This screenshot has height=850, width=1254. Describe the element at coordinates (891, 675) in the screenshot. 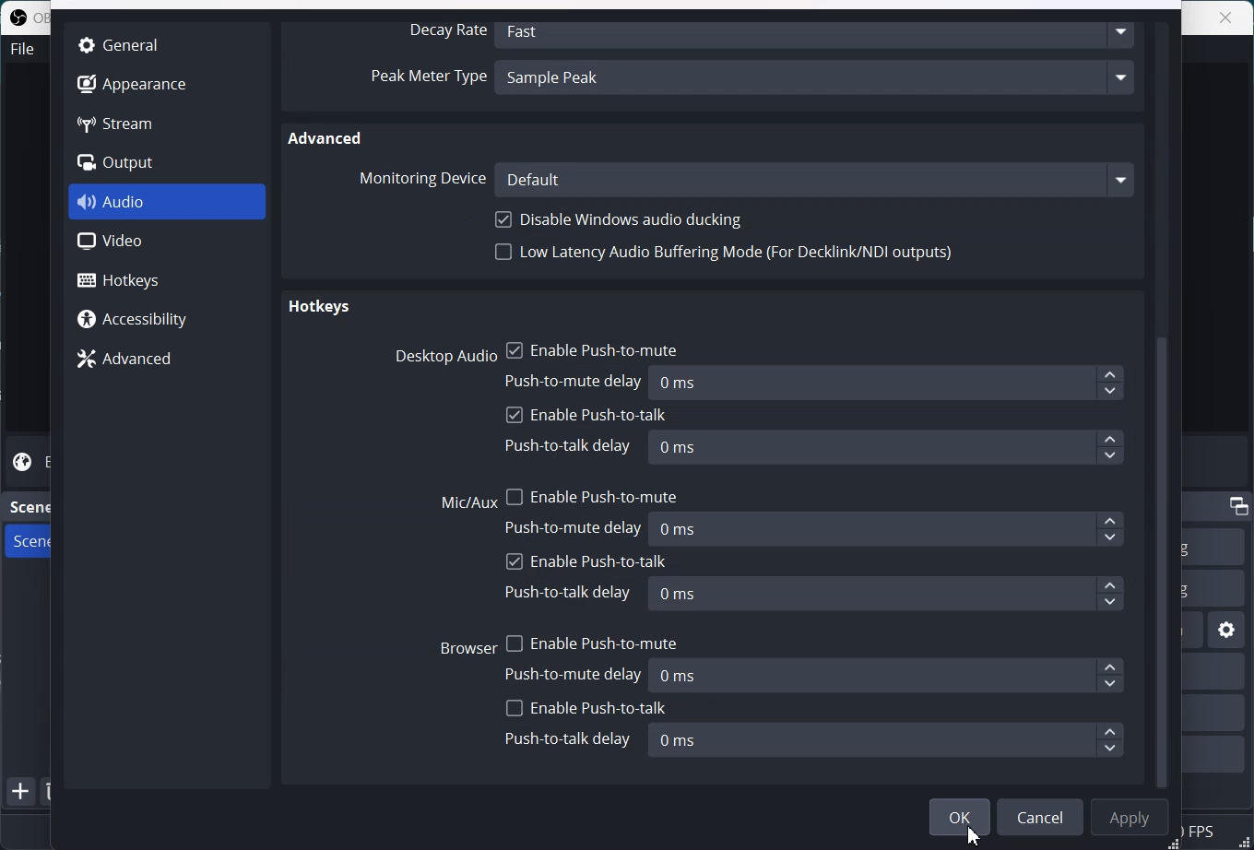

I see `0 ms` at that location.